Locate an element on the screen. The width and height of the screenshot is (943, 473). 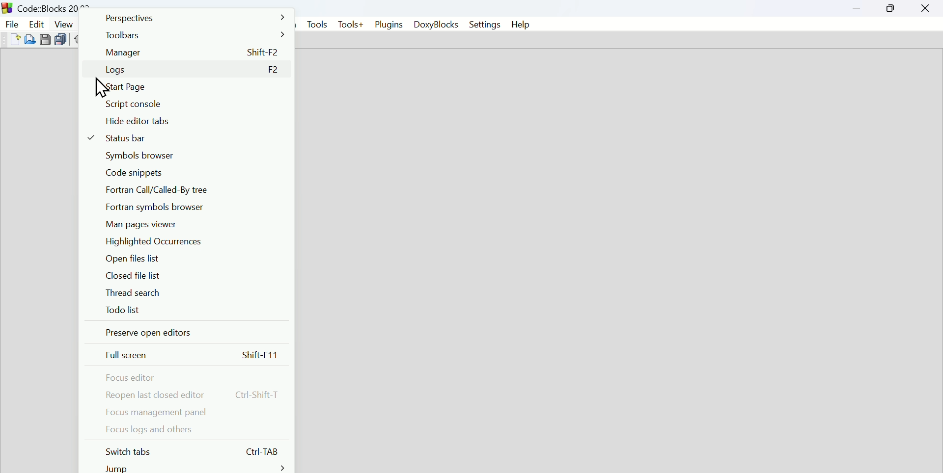
Full screen is located at coordinates (196, 355).